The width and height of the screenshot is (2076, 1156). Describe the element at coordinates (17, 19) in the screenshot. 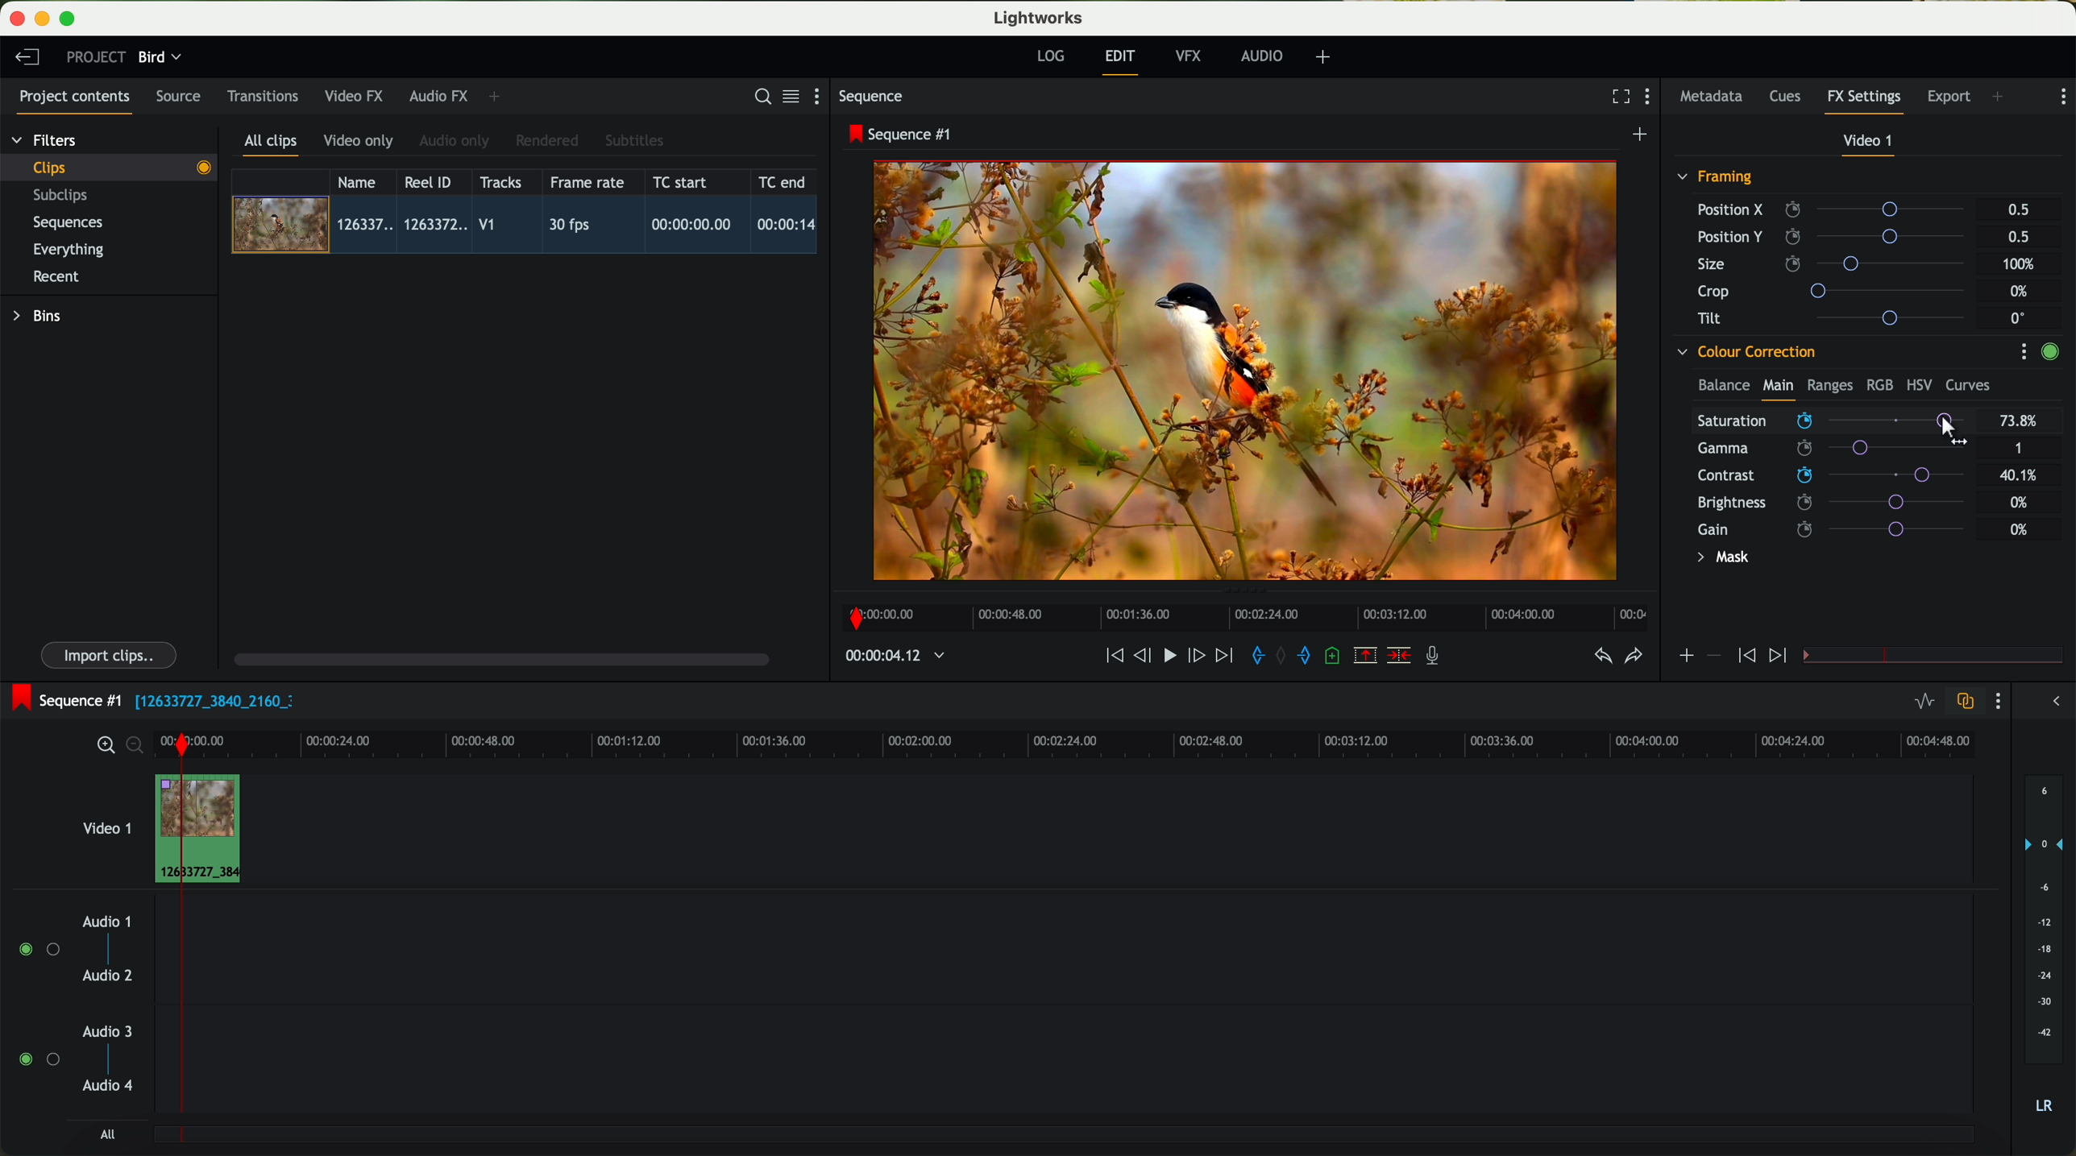

I see `close program` at that location.